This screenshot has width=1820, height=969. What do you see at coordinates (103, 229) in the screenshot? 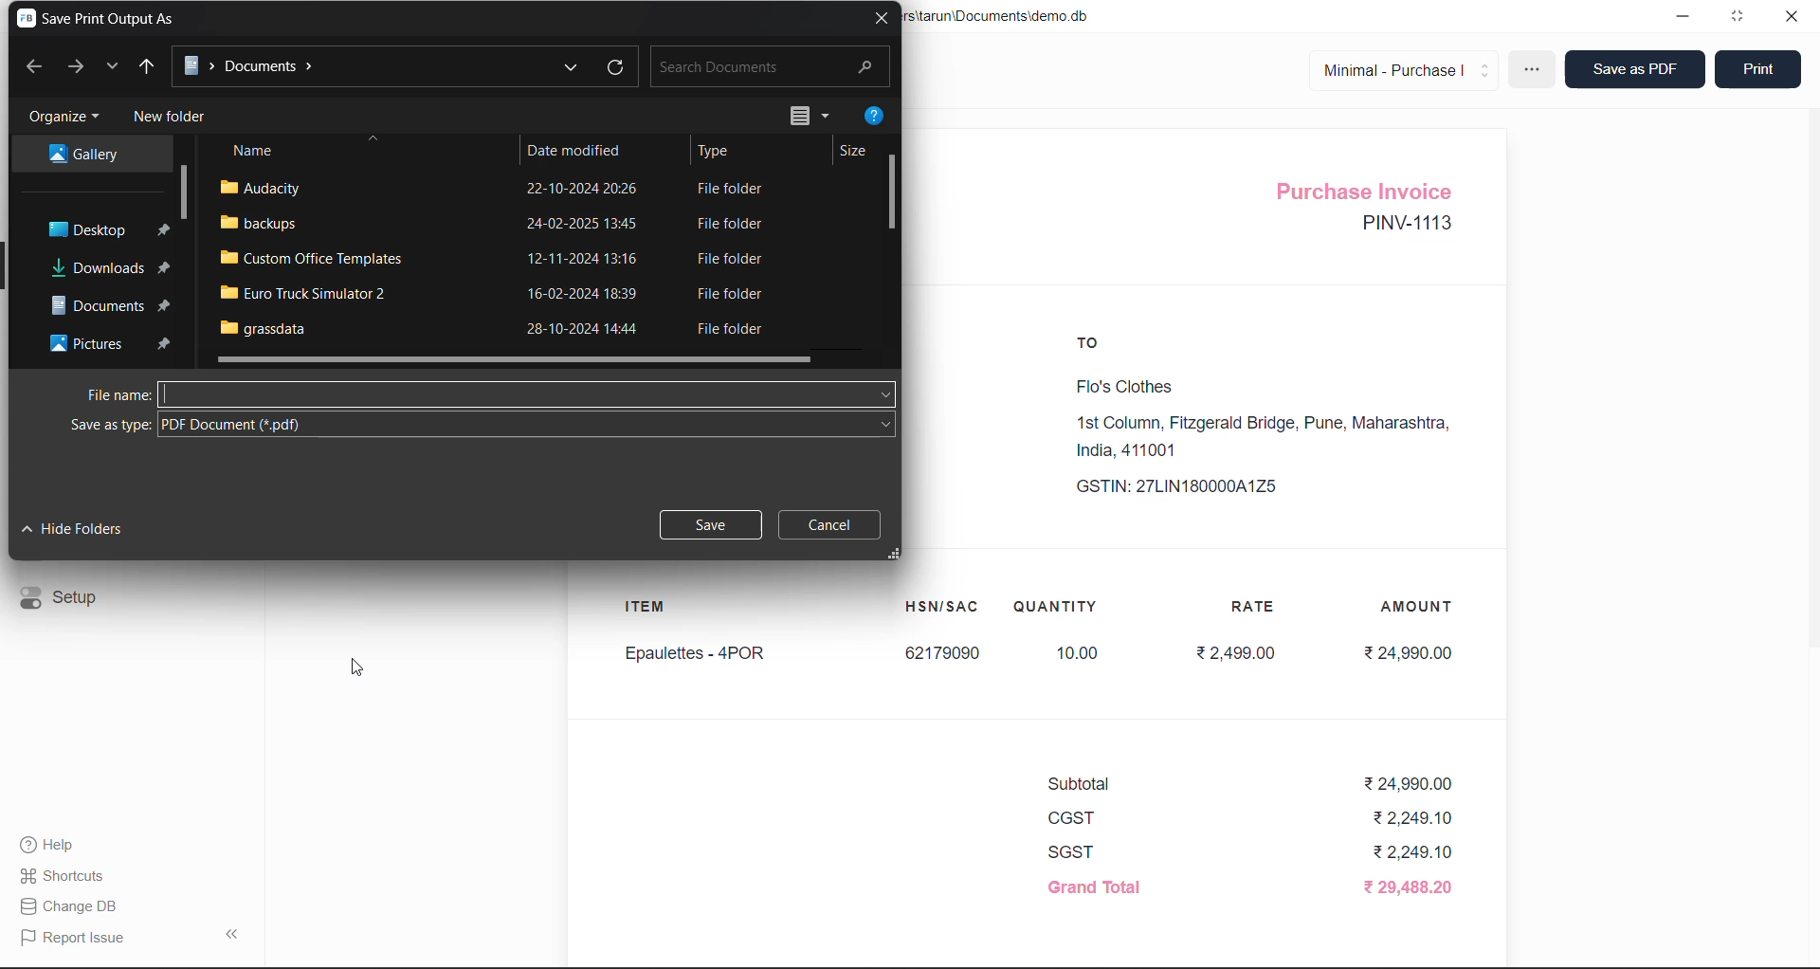
I see ` Desktop` at bounding box center [103, 229].